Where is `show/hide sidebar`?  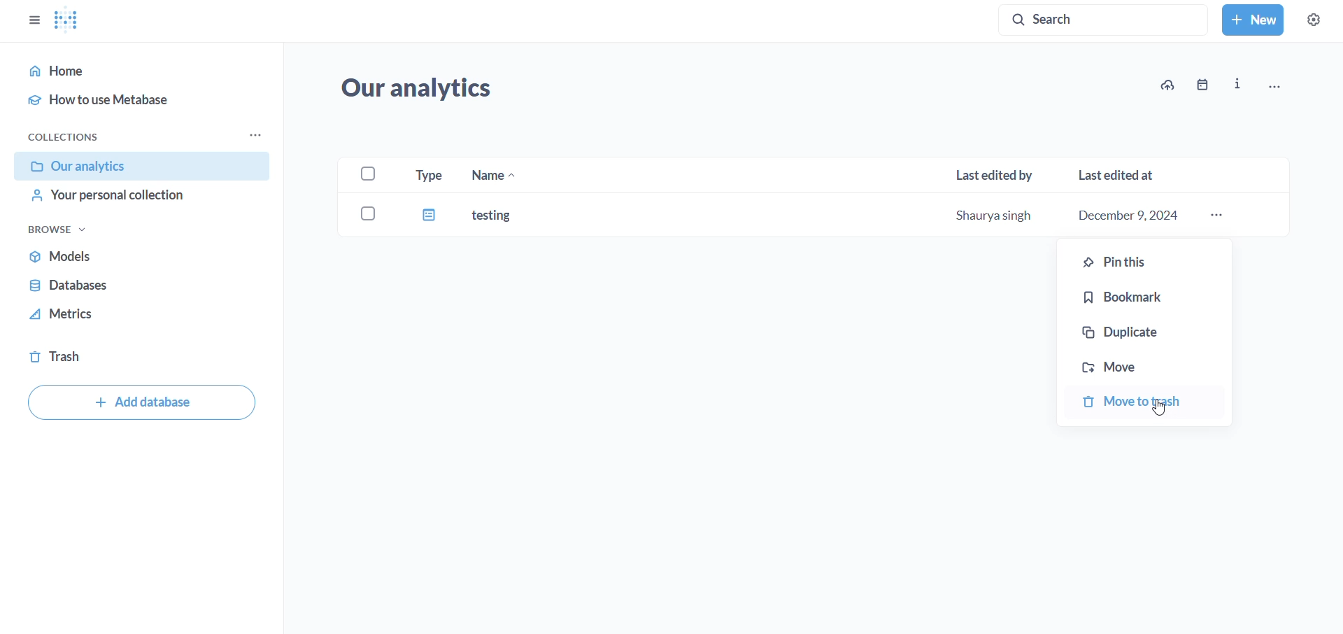 show/hide sidebar is located at coordinates (31, 19).